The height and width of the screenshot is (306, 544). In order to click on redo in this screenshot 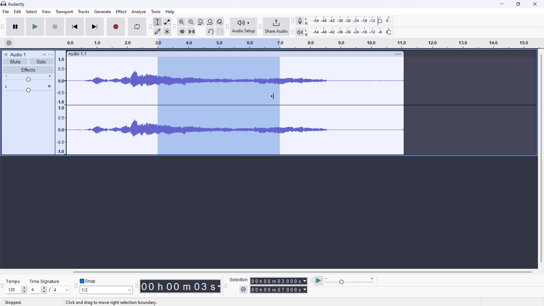, I will do `click(220, 31)`.